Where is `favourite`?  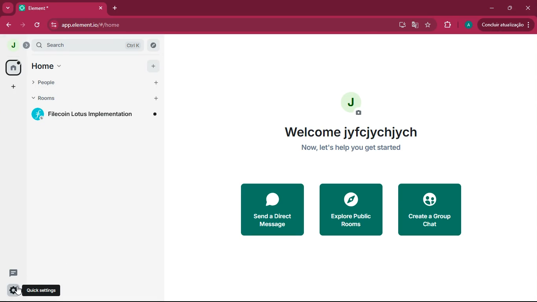 favourite is located at coordinates (430, 26).